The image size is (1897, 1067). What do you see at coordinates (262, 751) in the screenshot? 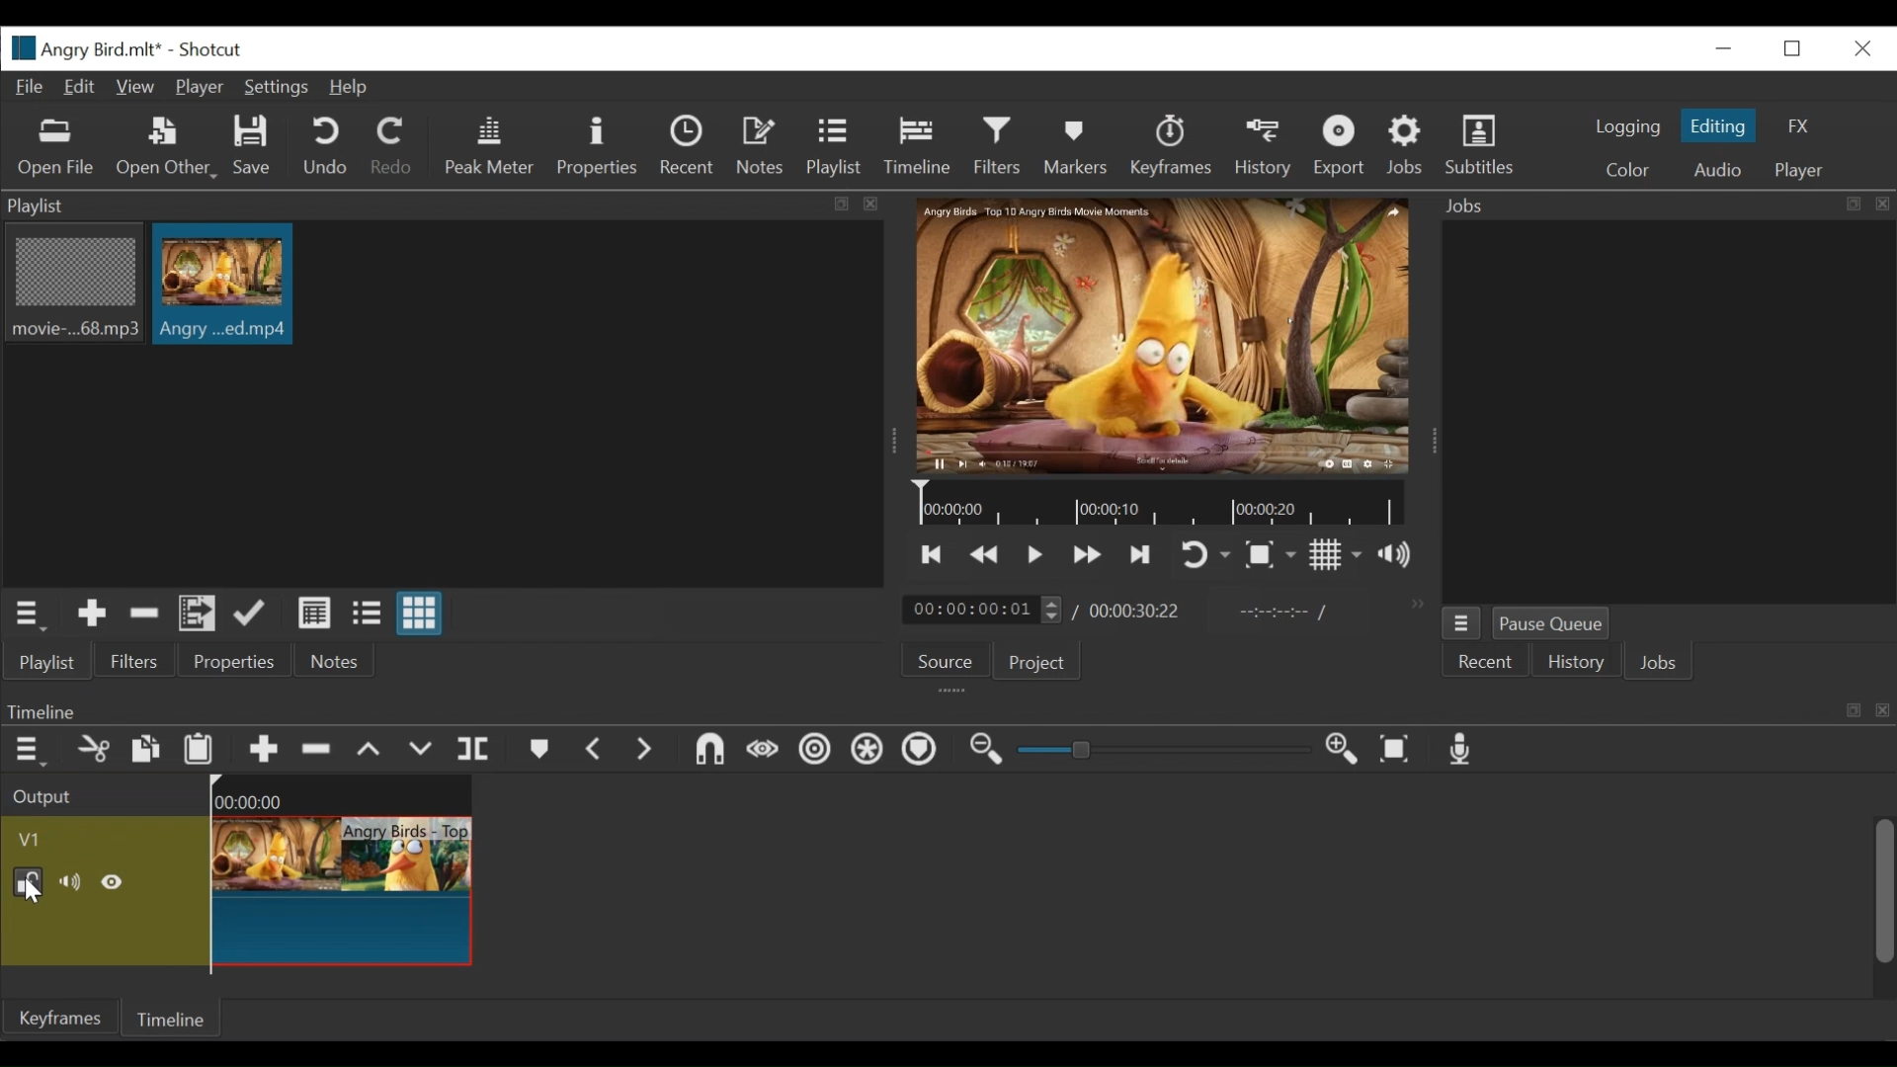
I see `Append` at bounding box center [262, 751].